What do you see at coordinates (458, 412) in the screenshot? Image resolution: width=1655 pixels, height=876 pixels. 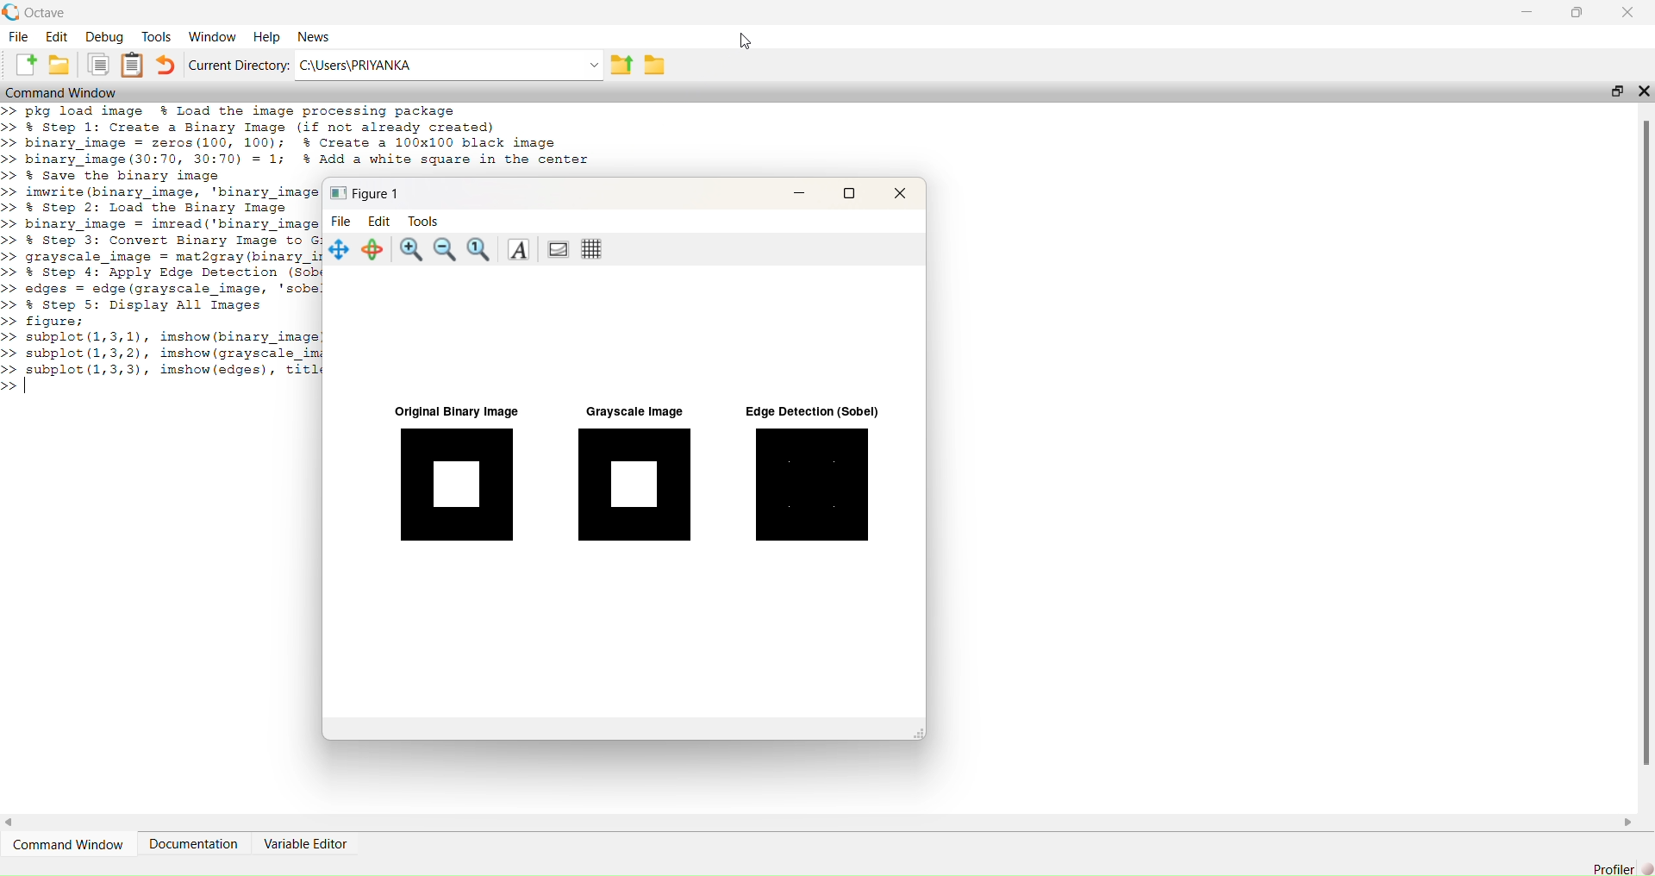 I see `Original Binary Image` at bounding box center [458, 412].